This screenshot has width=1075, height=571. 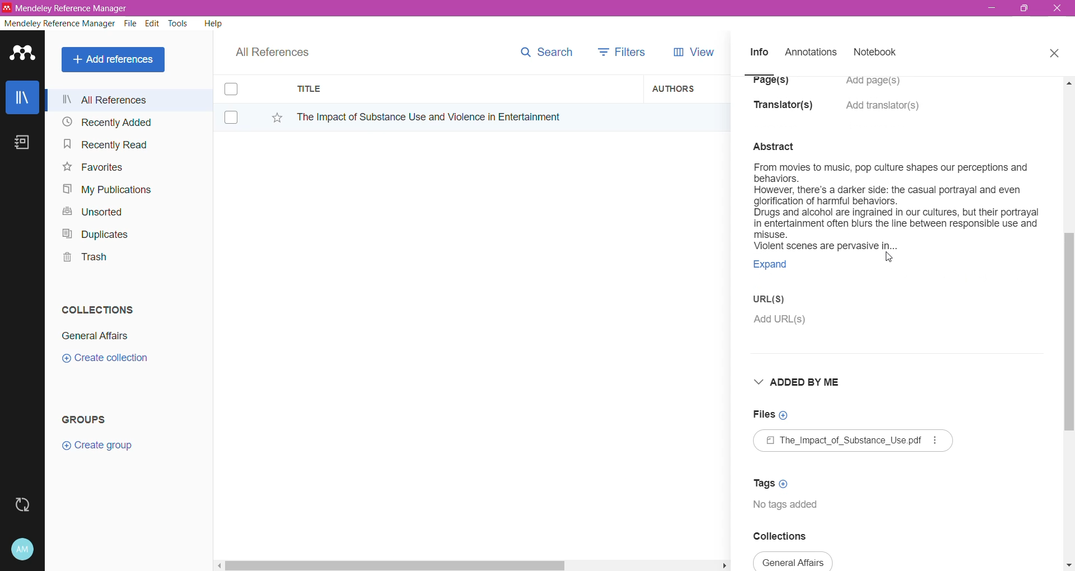 What do you see at coordinates (810, 53) in the screenshot?
I see `Annotations` at bounding box center [810, 53].